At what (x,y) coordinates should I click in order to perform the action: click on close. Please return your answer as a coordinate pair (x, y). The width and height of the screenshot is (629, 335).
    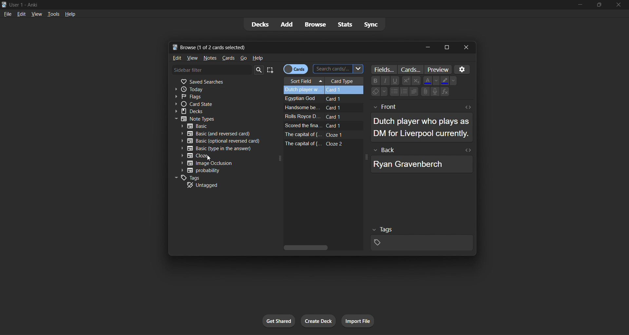
    Looking at the image, I should click on (618, 4).